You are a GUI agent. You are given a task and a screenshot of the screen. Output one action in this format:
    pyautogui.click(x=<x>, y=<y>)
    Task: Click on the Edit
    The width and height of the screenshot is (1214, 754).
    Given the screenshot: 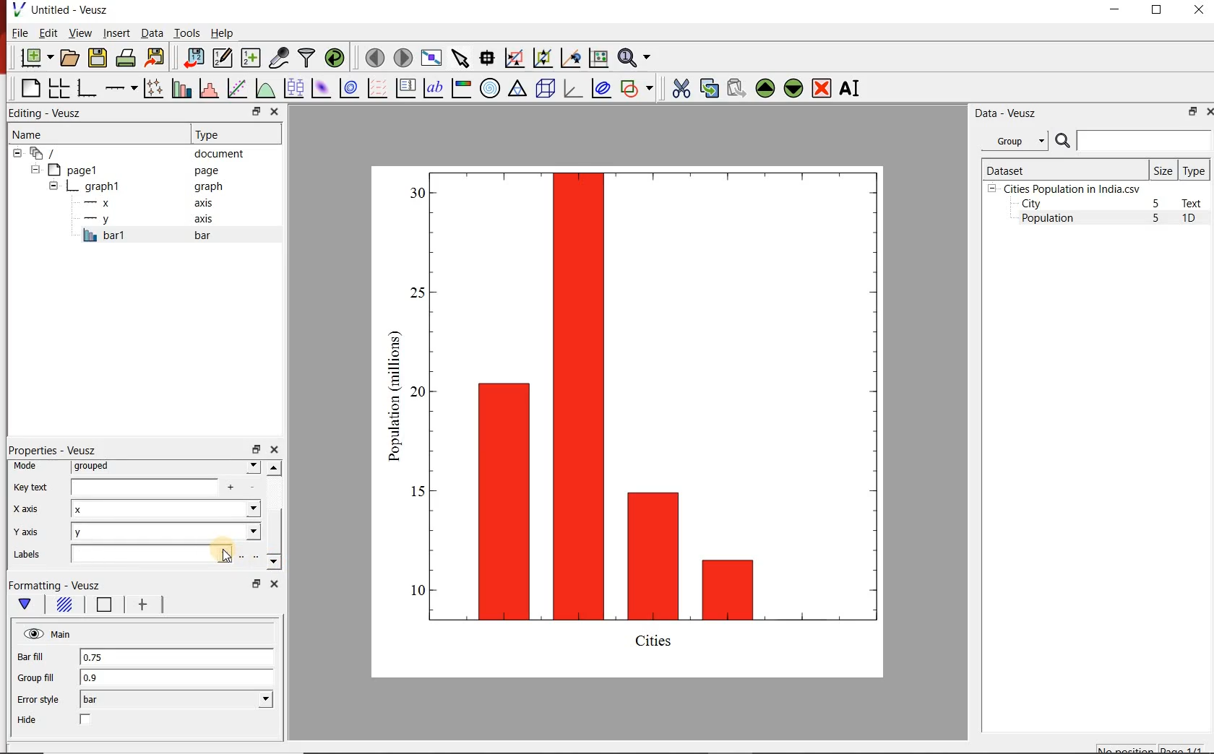 What is the action you would take?
    pyautogui.click(x=47, y=33)
    